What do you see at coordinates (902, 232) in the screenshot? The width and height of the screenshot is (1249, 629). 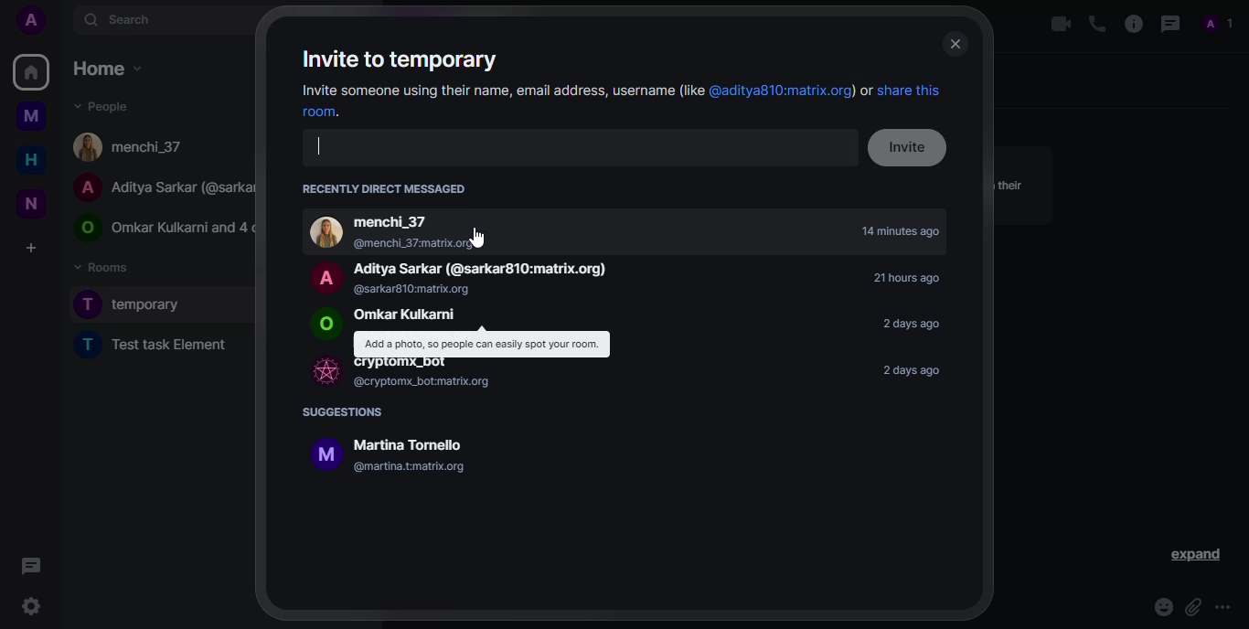 I see `14 minutes ago` at bounding box center [902, 232].